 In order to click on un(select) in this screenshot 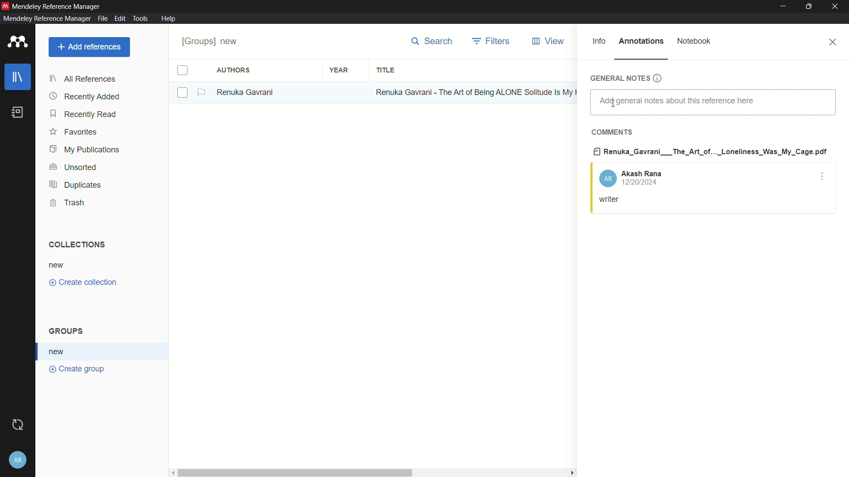, I will do `click(183, 93)`.